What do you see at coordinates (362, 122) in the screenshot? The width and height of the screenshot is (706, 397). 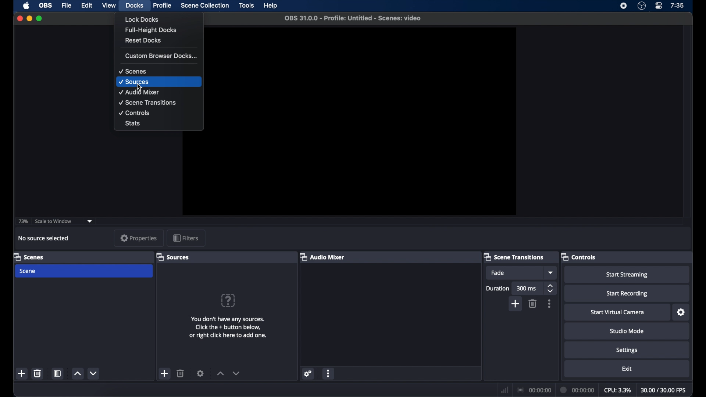 I see `preview` at bounding box center [362, 122].